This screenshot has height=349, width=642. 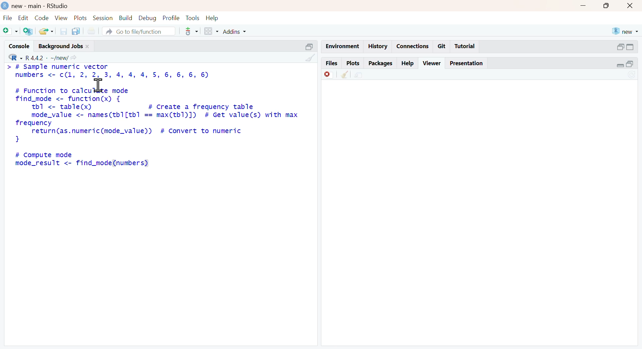 I want to click on save, so click(x=64, y=31).